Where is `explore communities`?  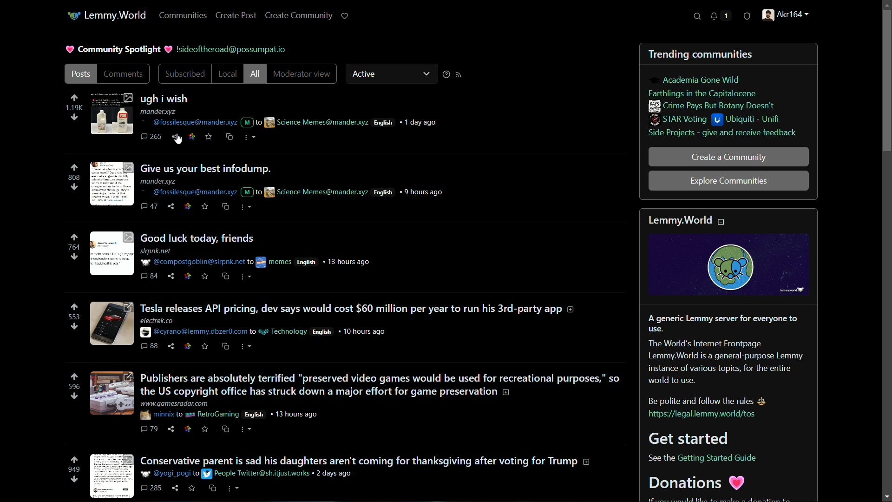 explore communities is located at coordinates (729, 180).